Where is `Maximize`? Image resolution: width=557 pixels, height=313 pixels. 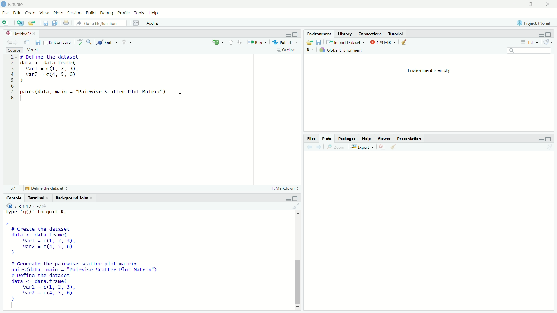 Maximize is located at coordinates (295, 34).